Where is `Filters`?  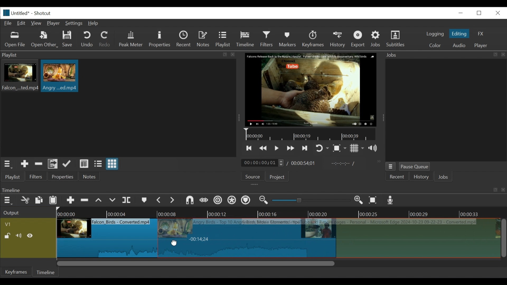 Filters is located at coordinates (268, 39).